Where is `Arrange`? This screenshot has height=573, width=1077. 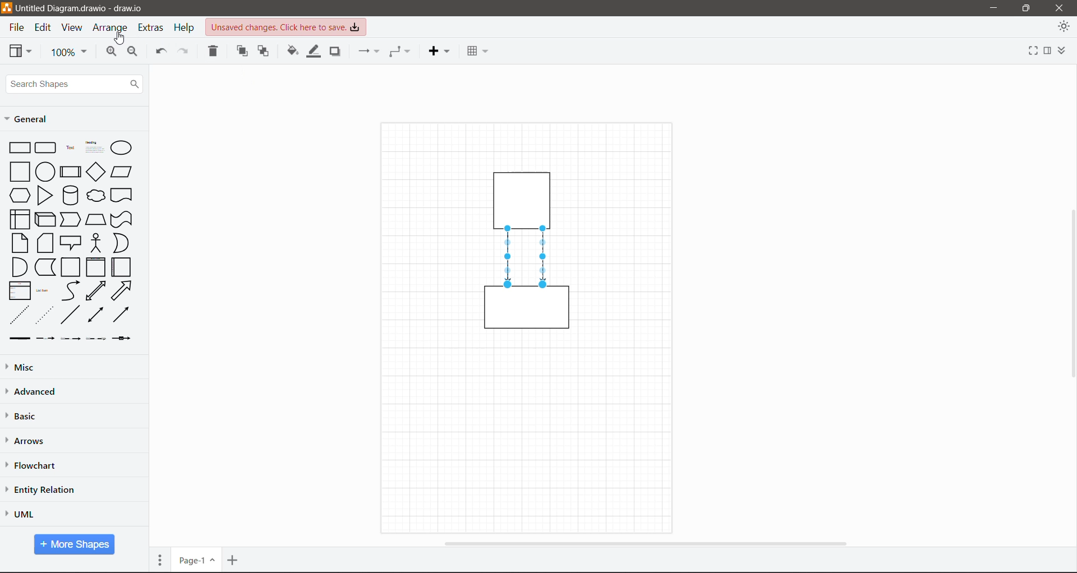 Arrange is located at coordinates (111, 29).